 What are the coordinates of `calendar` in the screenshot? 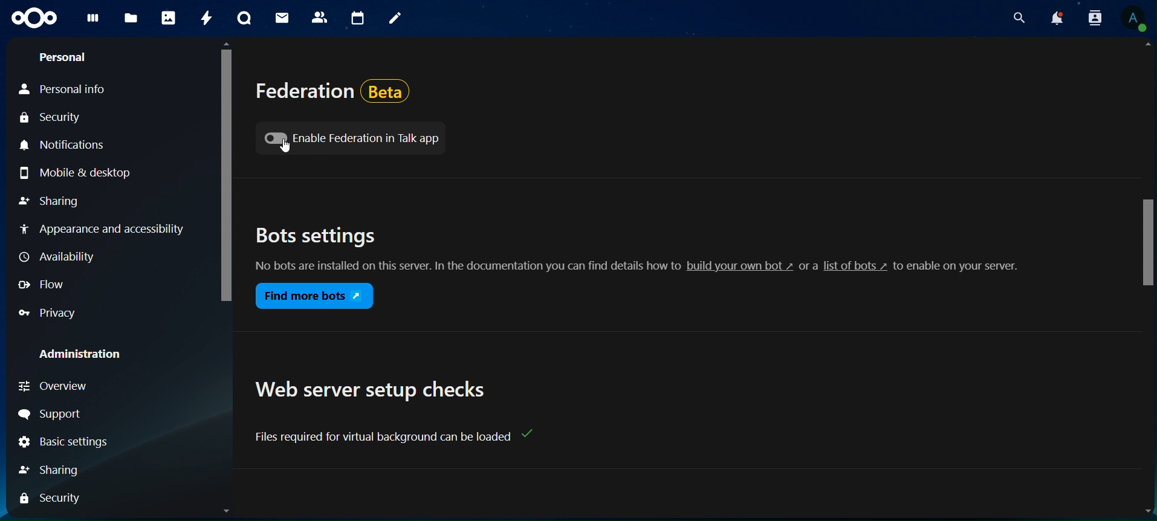 It's located at (357, 19).